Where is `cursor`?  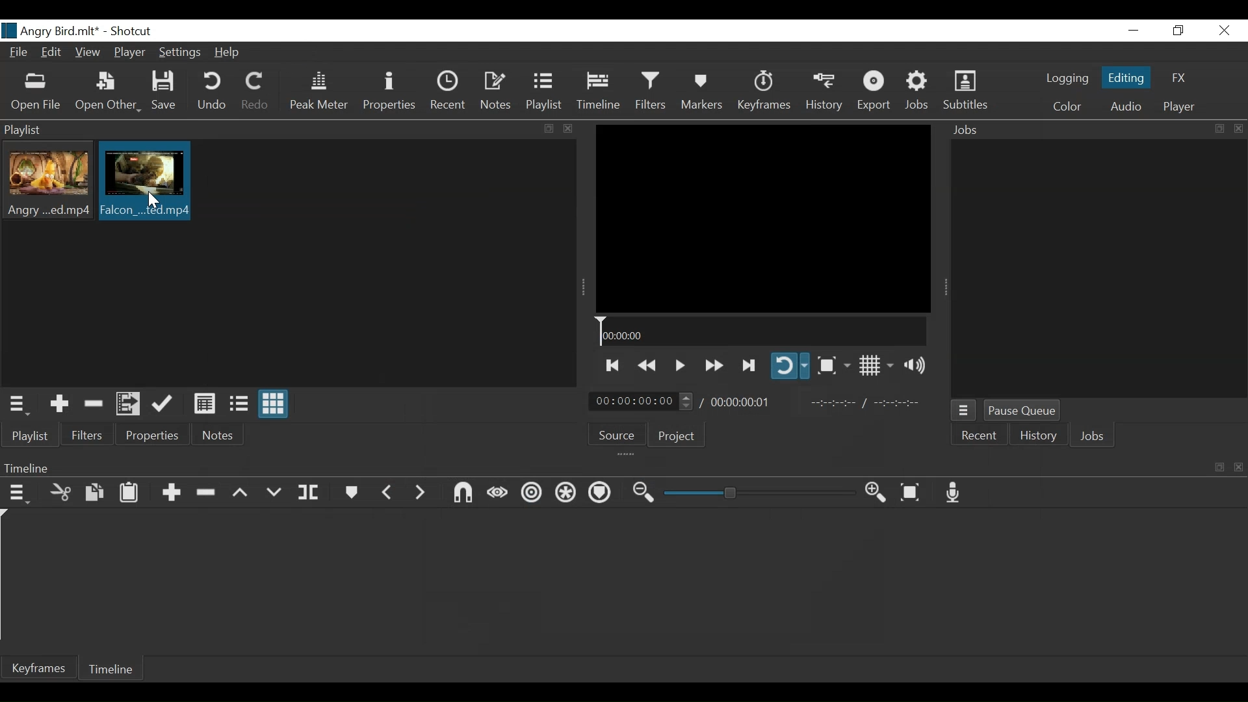
cursor is located at coordinates (154, 202).